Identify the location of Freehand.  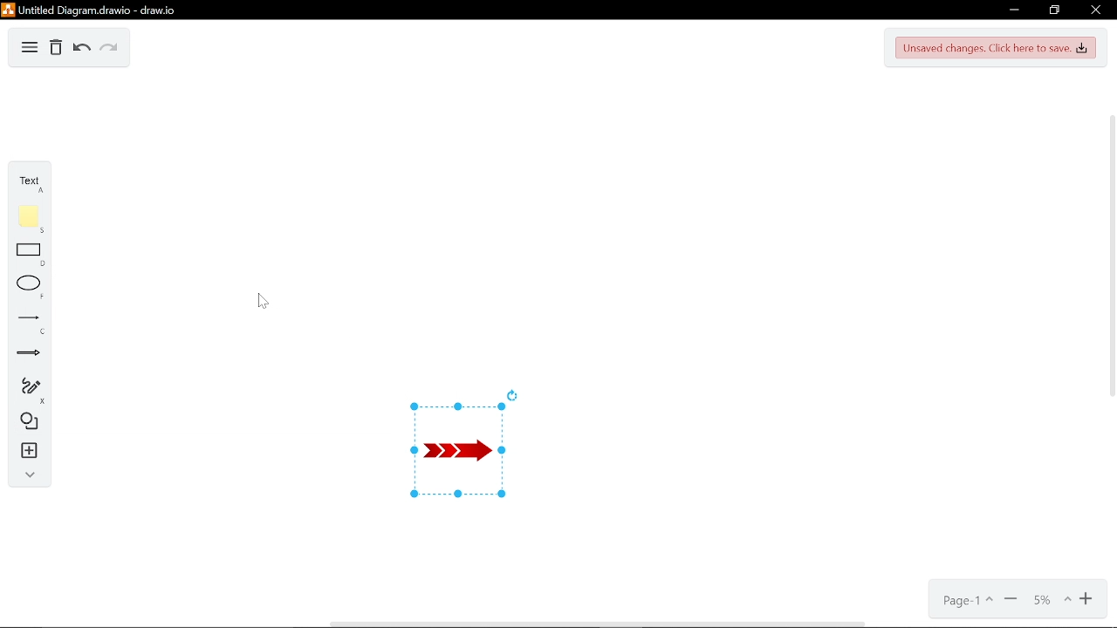
(24, 389).